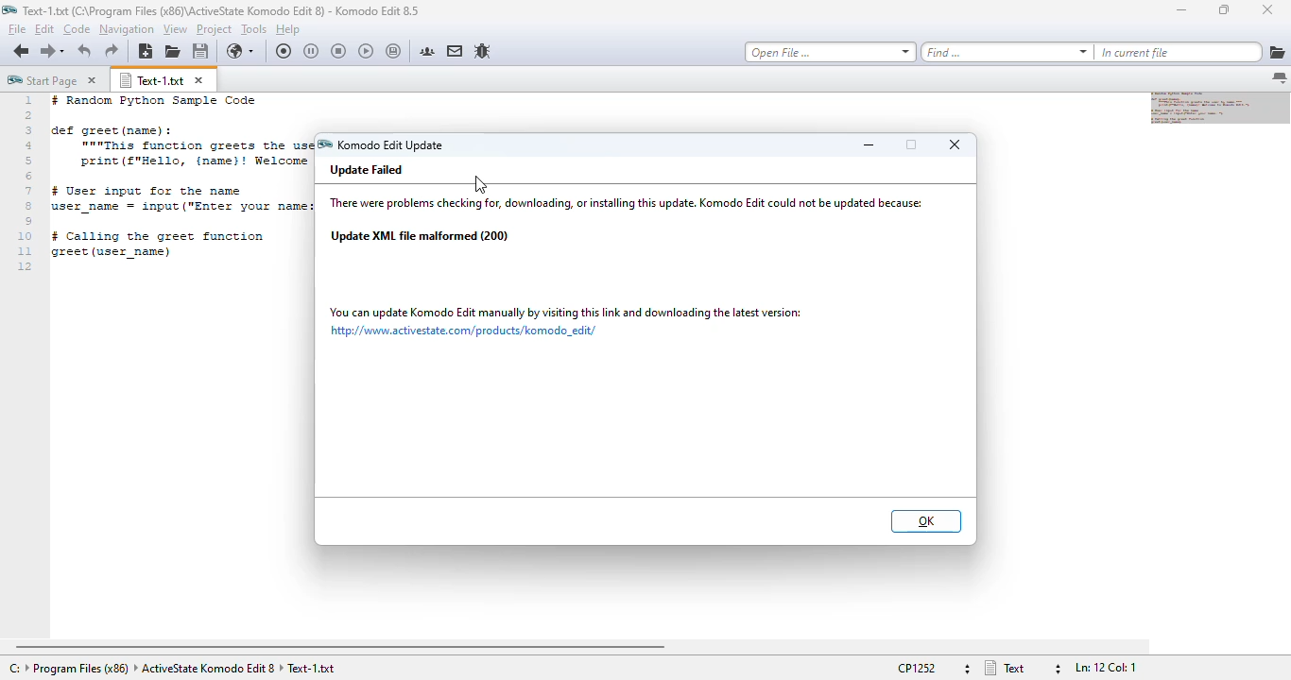 Image resolution: width=1291 pixels, height=680 pixels. I want to click on file position, so click(1106, 668).